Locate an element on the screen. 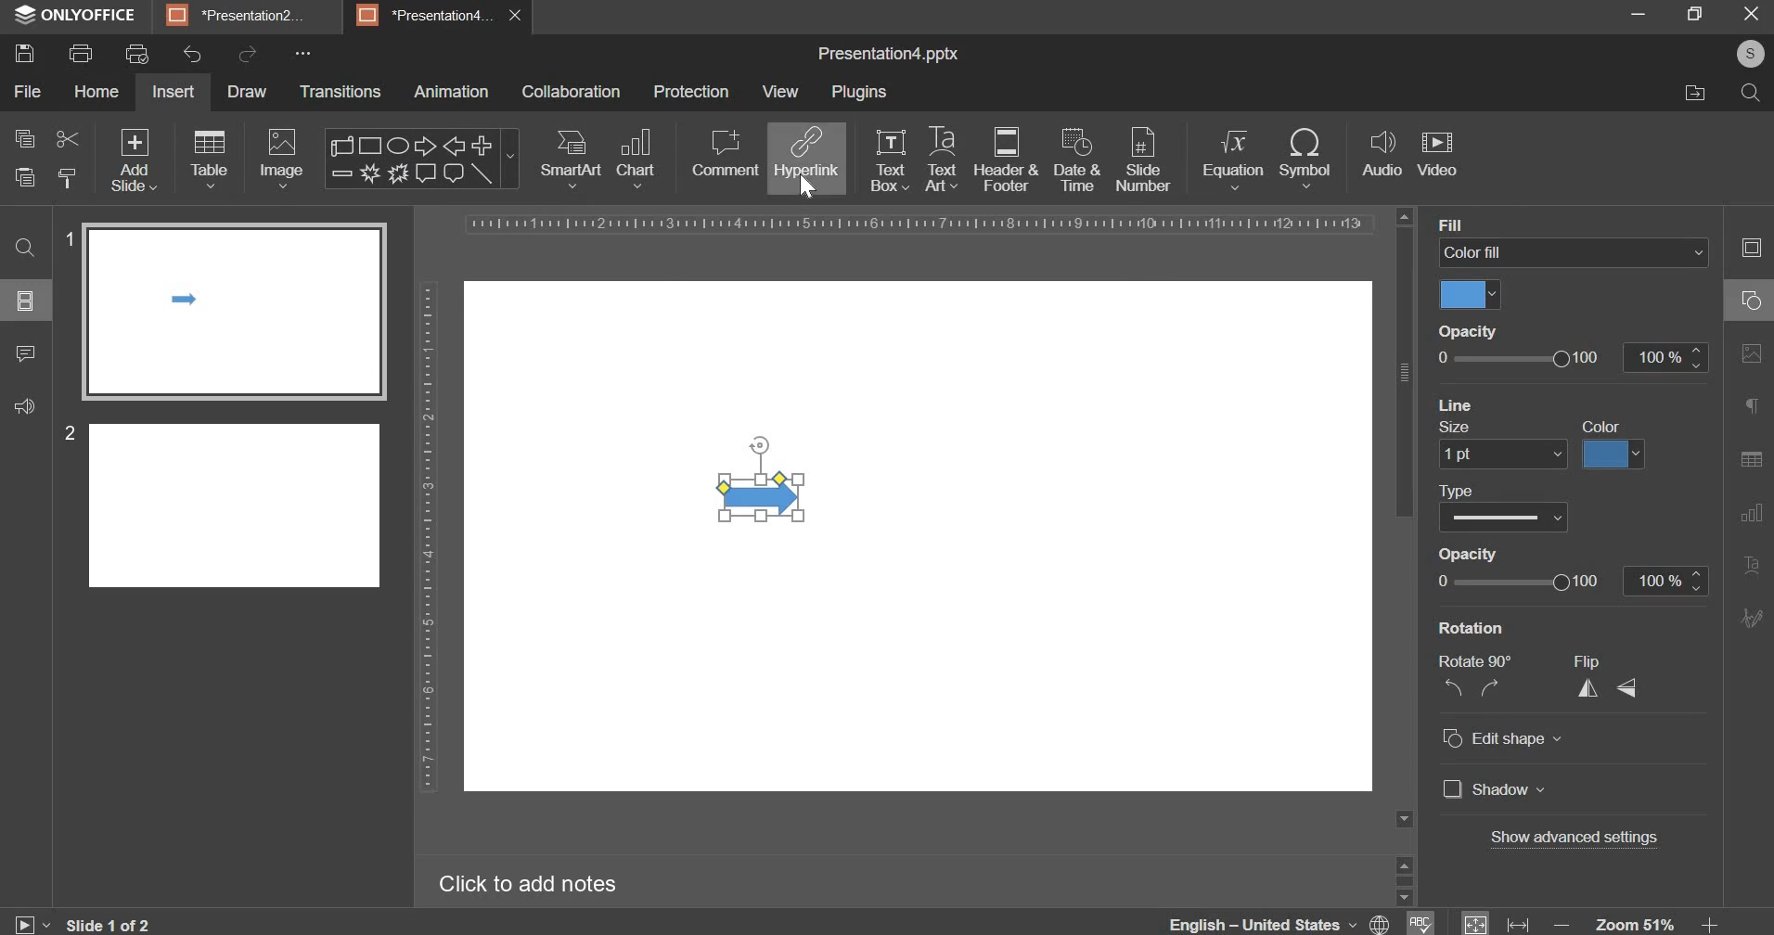 The image size is (1774, 935). comment is located at coordinates (27, 361).